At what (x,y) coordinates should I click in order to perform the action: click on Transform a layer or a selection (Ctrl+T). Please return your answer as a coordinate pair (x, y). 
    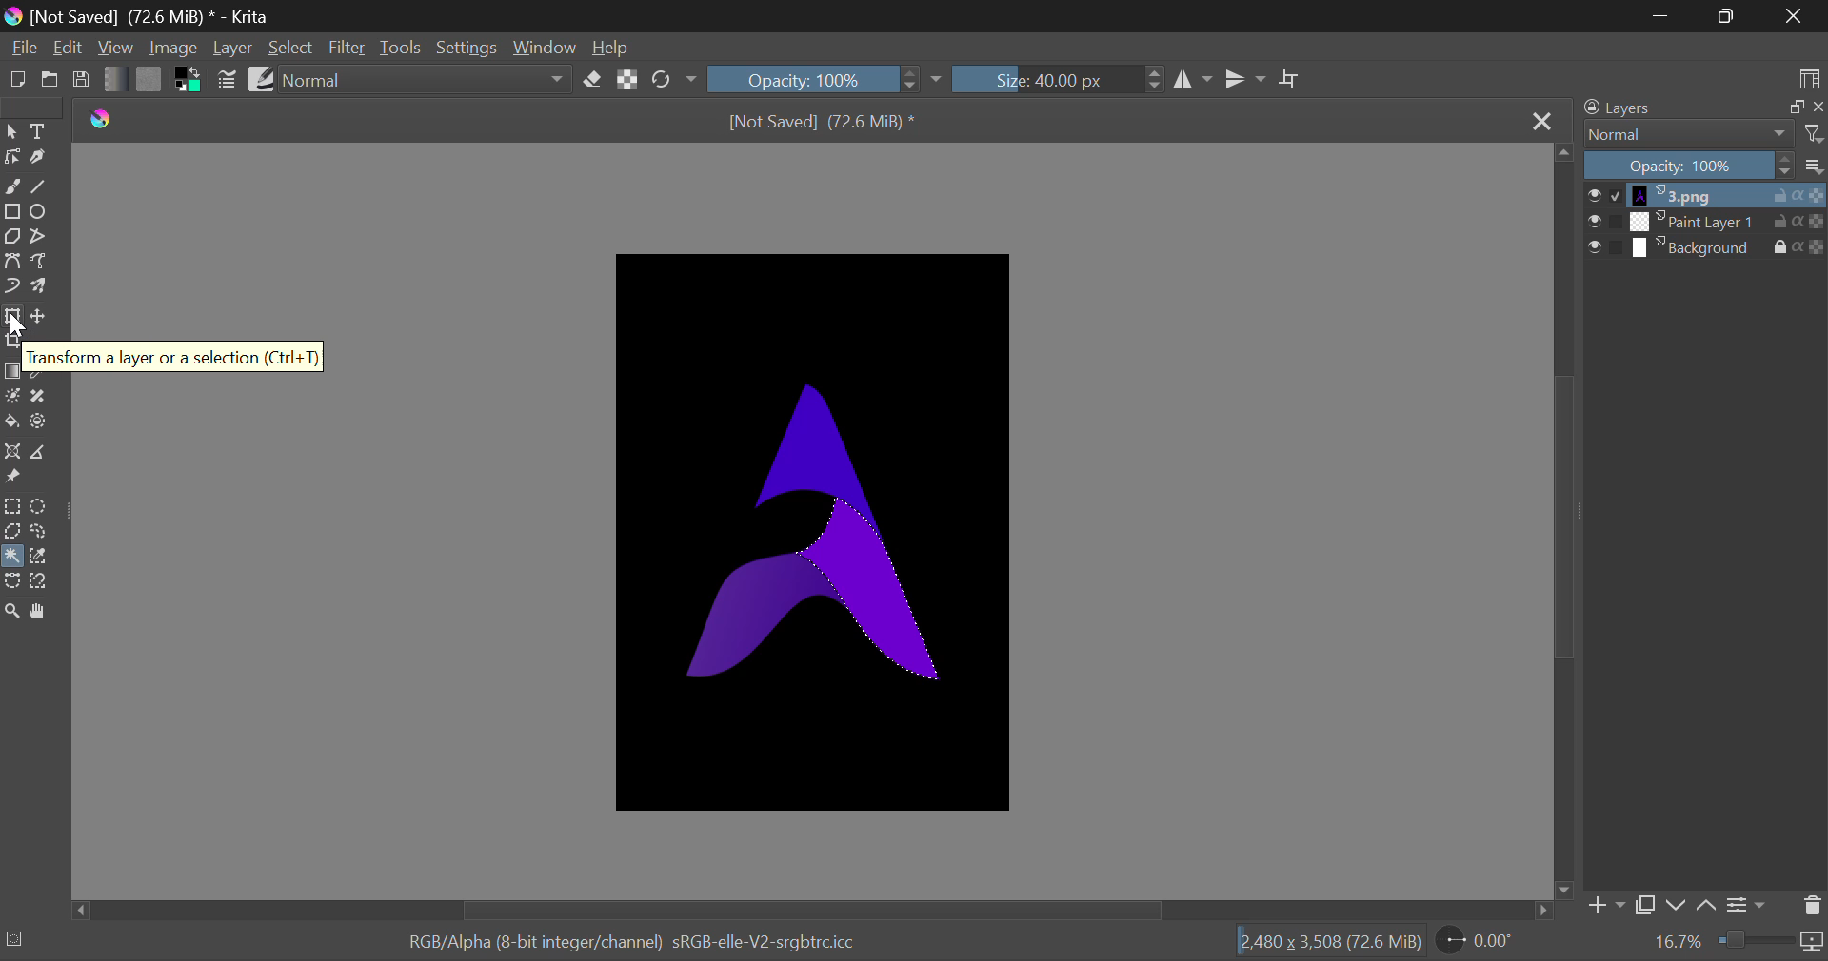
    Looking at the image, I should click on (174, 356).